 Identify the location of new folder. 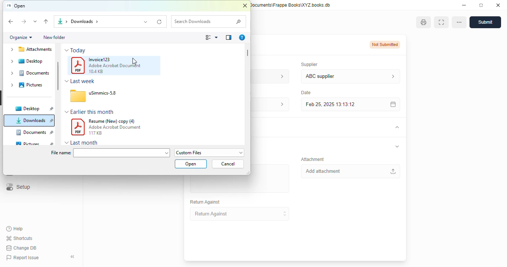
(54, 37).